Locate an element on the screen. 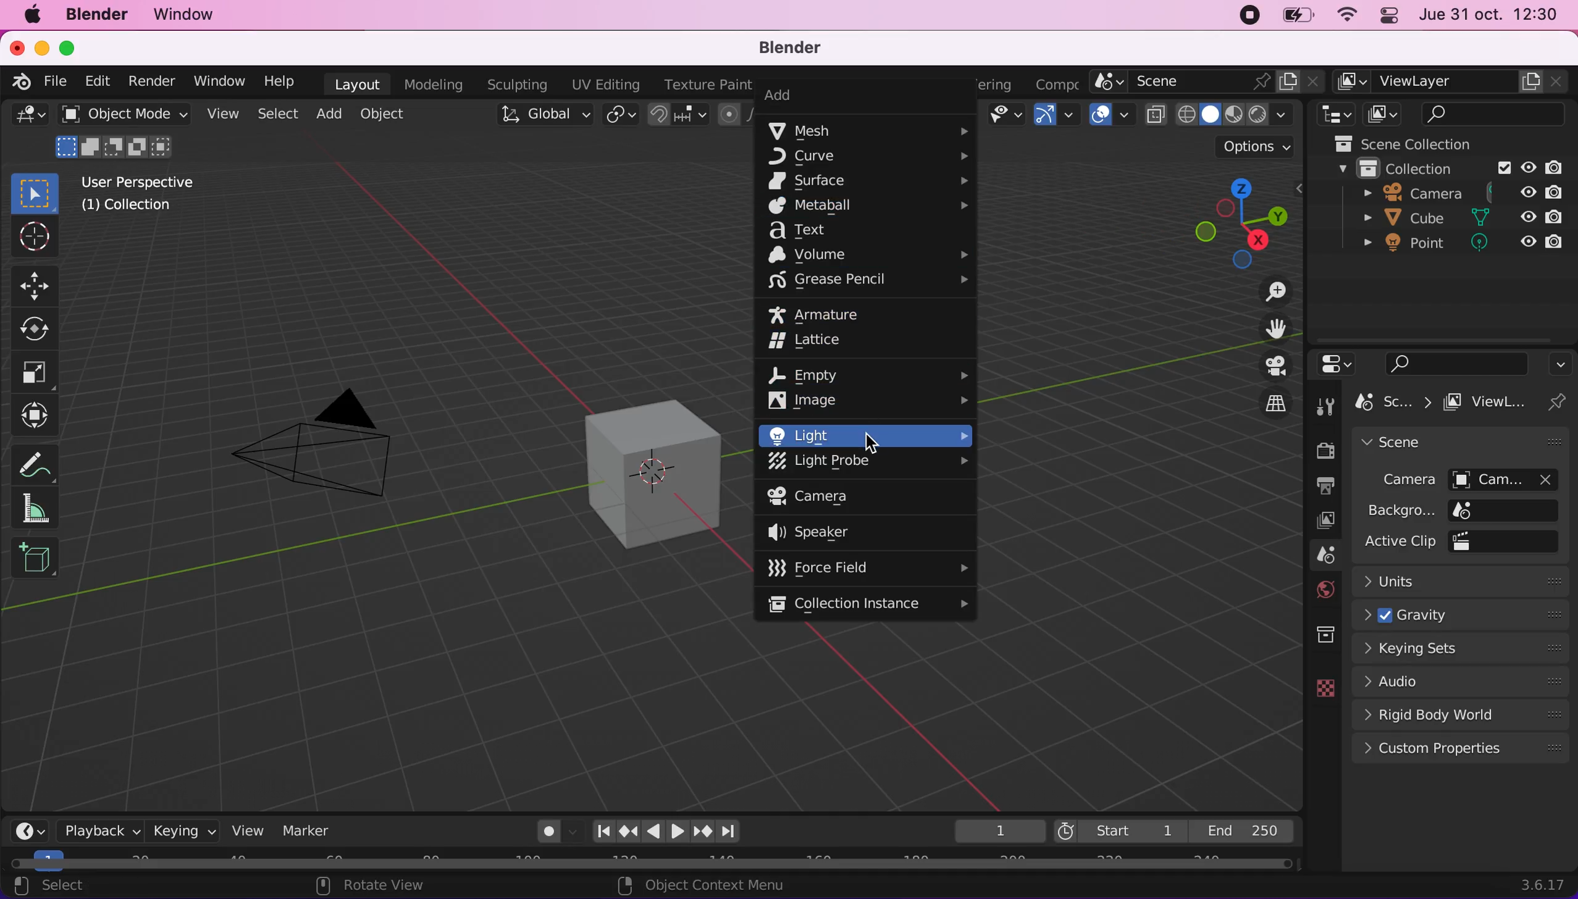 The height and width of the screenshot is (899, 1578). light is located at coordinates (867, 436).